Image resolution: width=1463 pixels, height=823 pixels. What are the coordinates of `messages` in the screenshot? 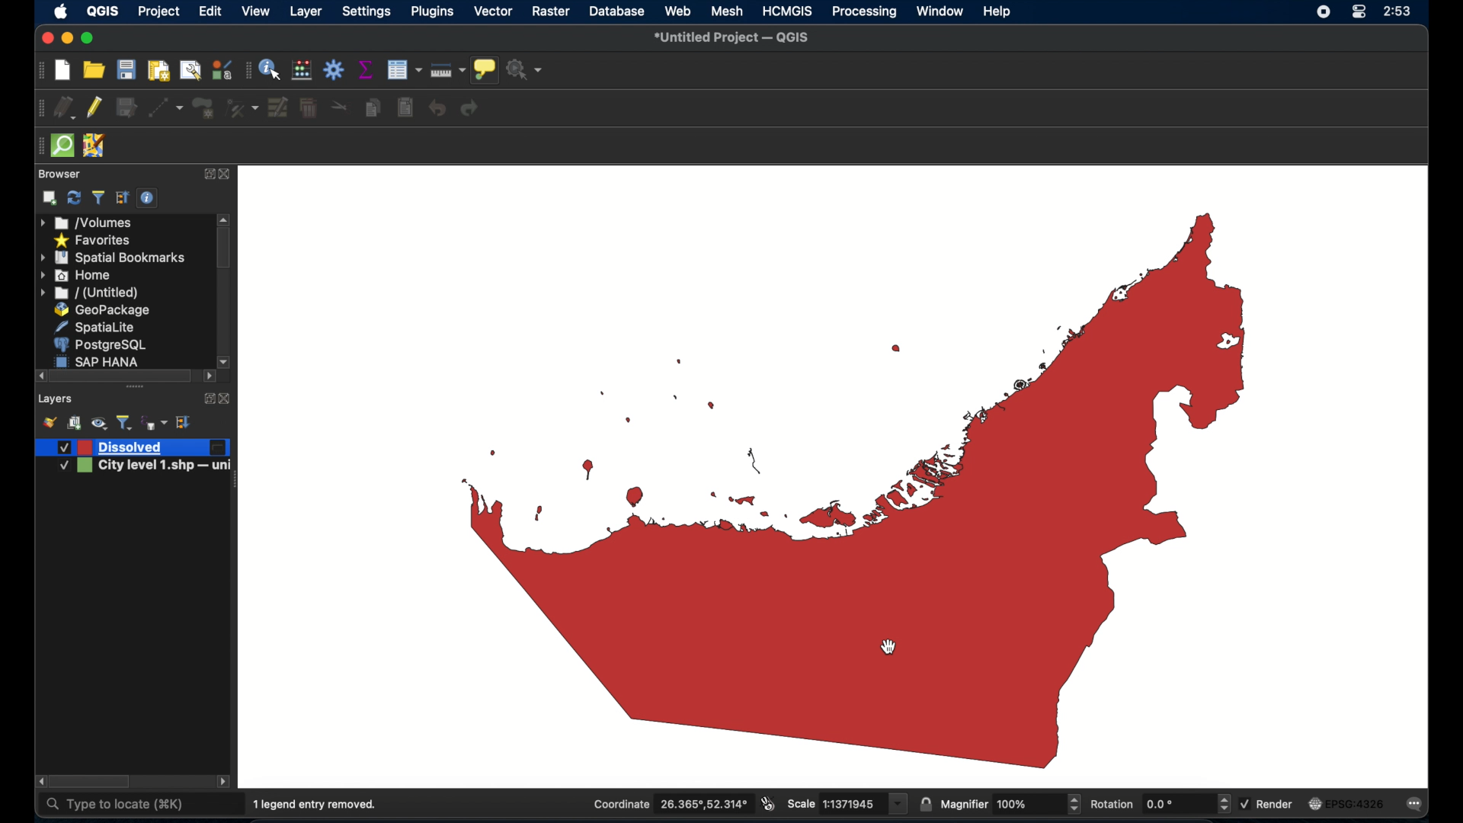 It's located at (1418, 805).